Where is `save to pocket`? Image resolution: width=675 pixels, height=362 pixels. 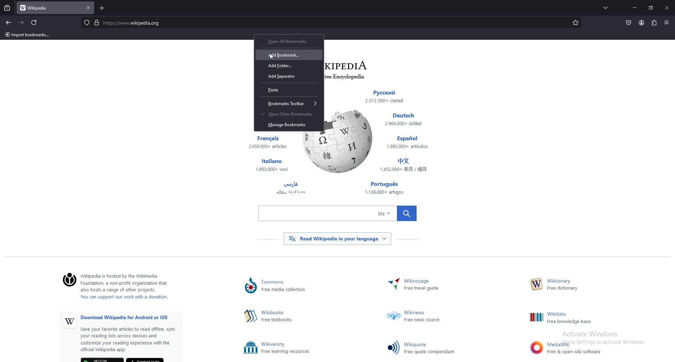
save to pocket is located at coordinates (628, 22).